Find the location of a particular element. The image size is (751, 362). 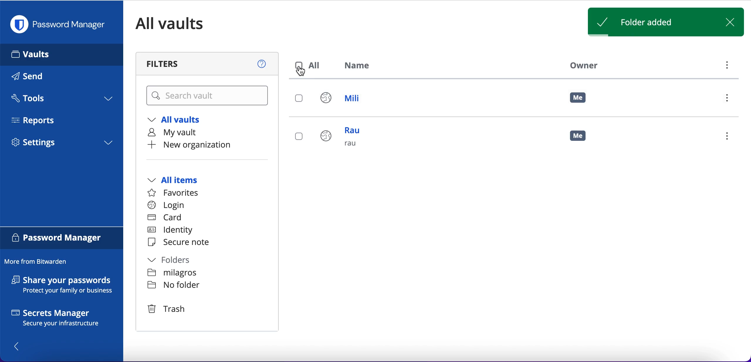

all vaults is located at coordinates (178, 23).